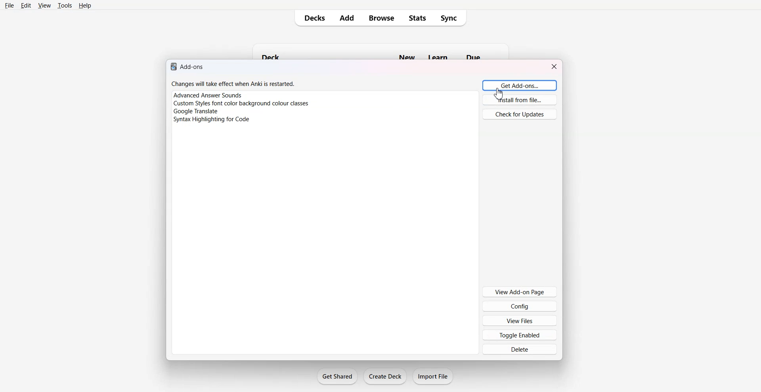  What do you see at coordinates (337, 376) in the screenshot?
I see `Get Shared` at bounding box center [337, 376].